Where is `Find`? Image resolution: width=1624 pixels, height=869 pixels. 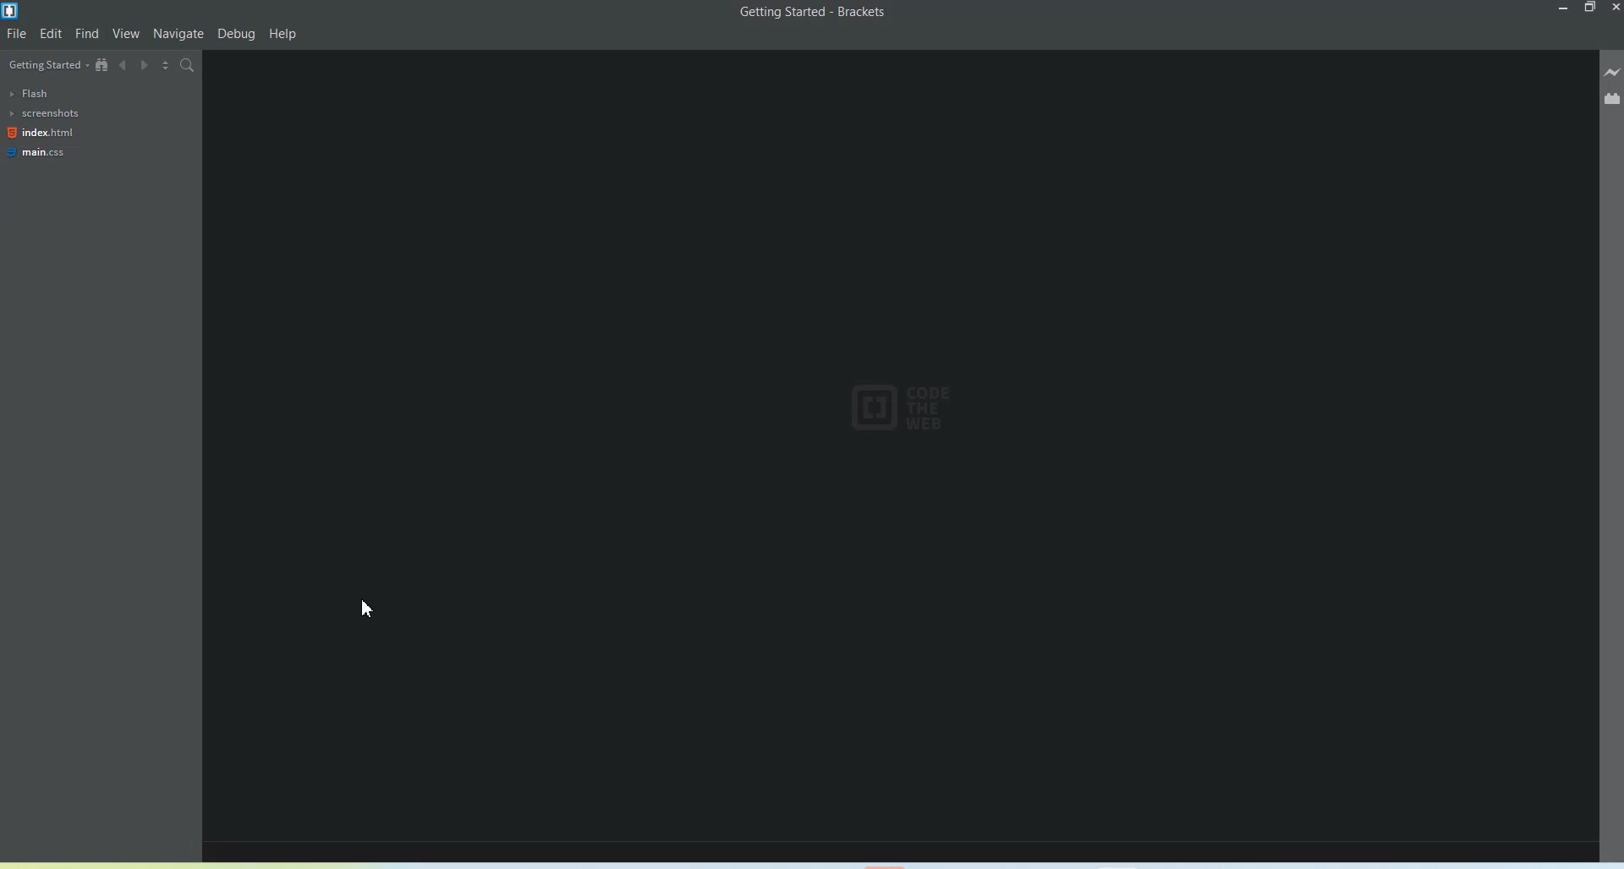
Find is located at coordinates (87, 33).